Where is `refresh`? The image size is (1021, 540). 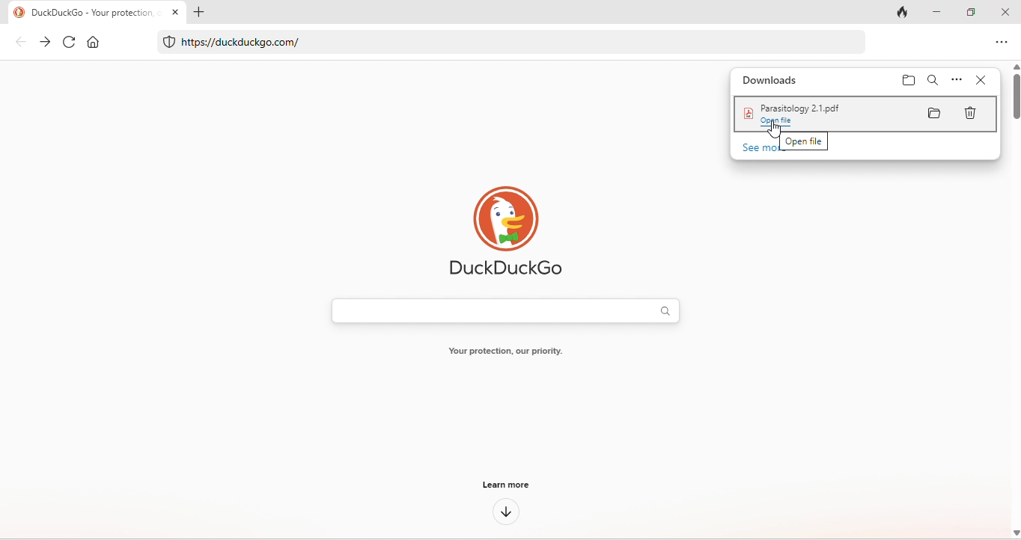
refresh is located at coordinates (68, 43).